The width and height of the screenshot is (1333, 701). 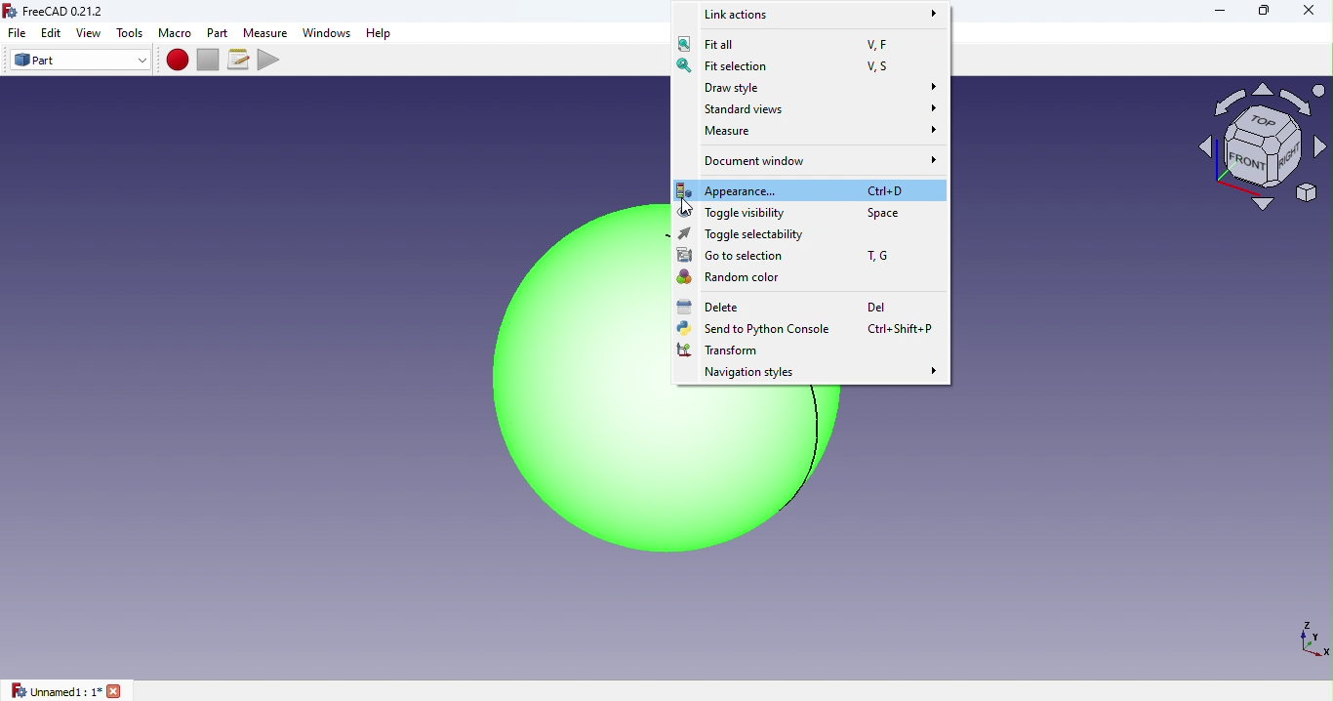 What do you see at coordinates (1264, 13) in the screenshot?
I see `Maximize` at bounding box center [1264, 13].